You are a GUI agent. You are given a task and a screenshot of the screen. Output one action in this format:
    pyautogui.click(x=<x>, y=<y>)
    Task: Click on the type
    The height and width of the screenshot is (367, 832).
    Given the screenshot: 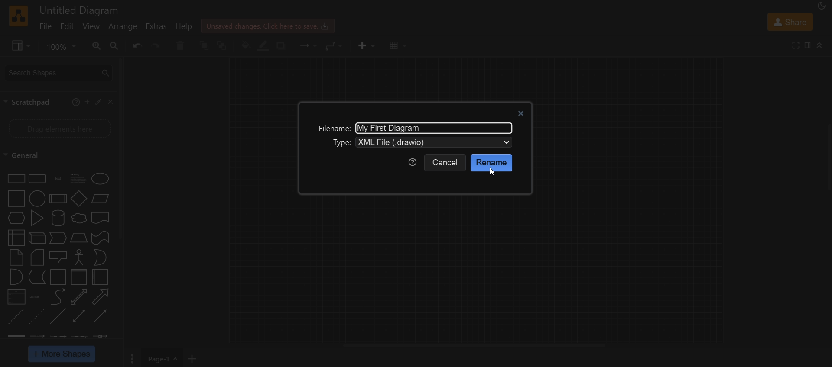 What is the action you would take?
    pyautogui.click(x=342, y=142)
    